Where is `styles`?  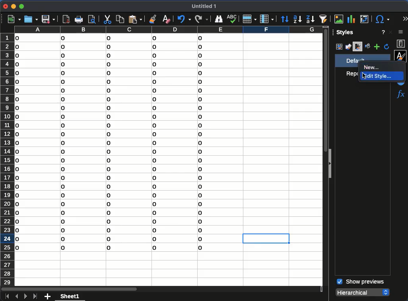
styles is located at coordinates (344, 33).